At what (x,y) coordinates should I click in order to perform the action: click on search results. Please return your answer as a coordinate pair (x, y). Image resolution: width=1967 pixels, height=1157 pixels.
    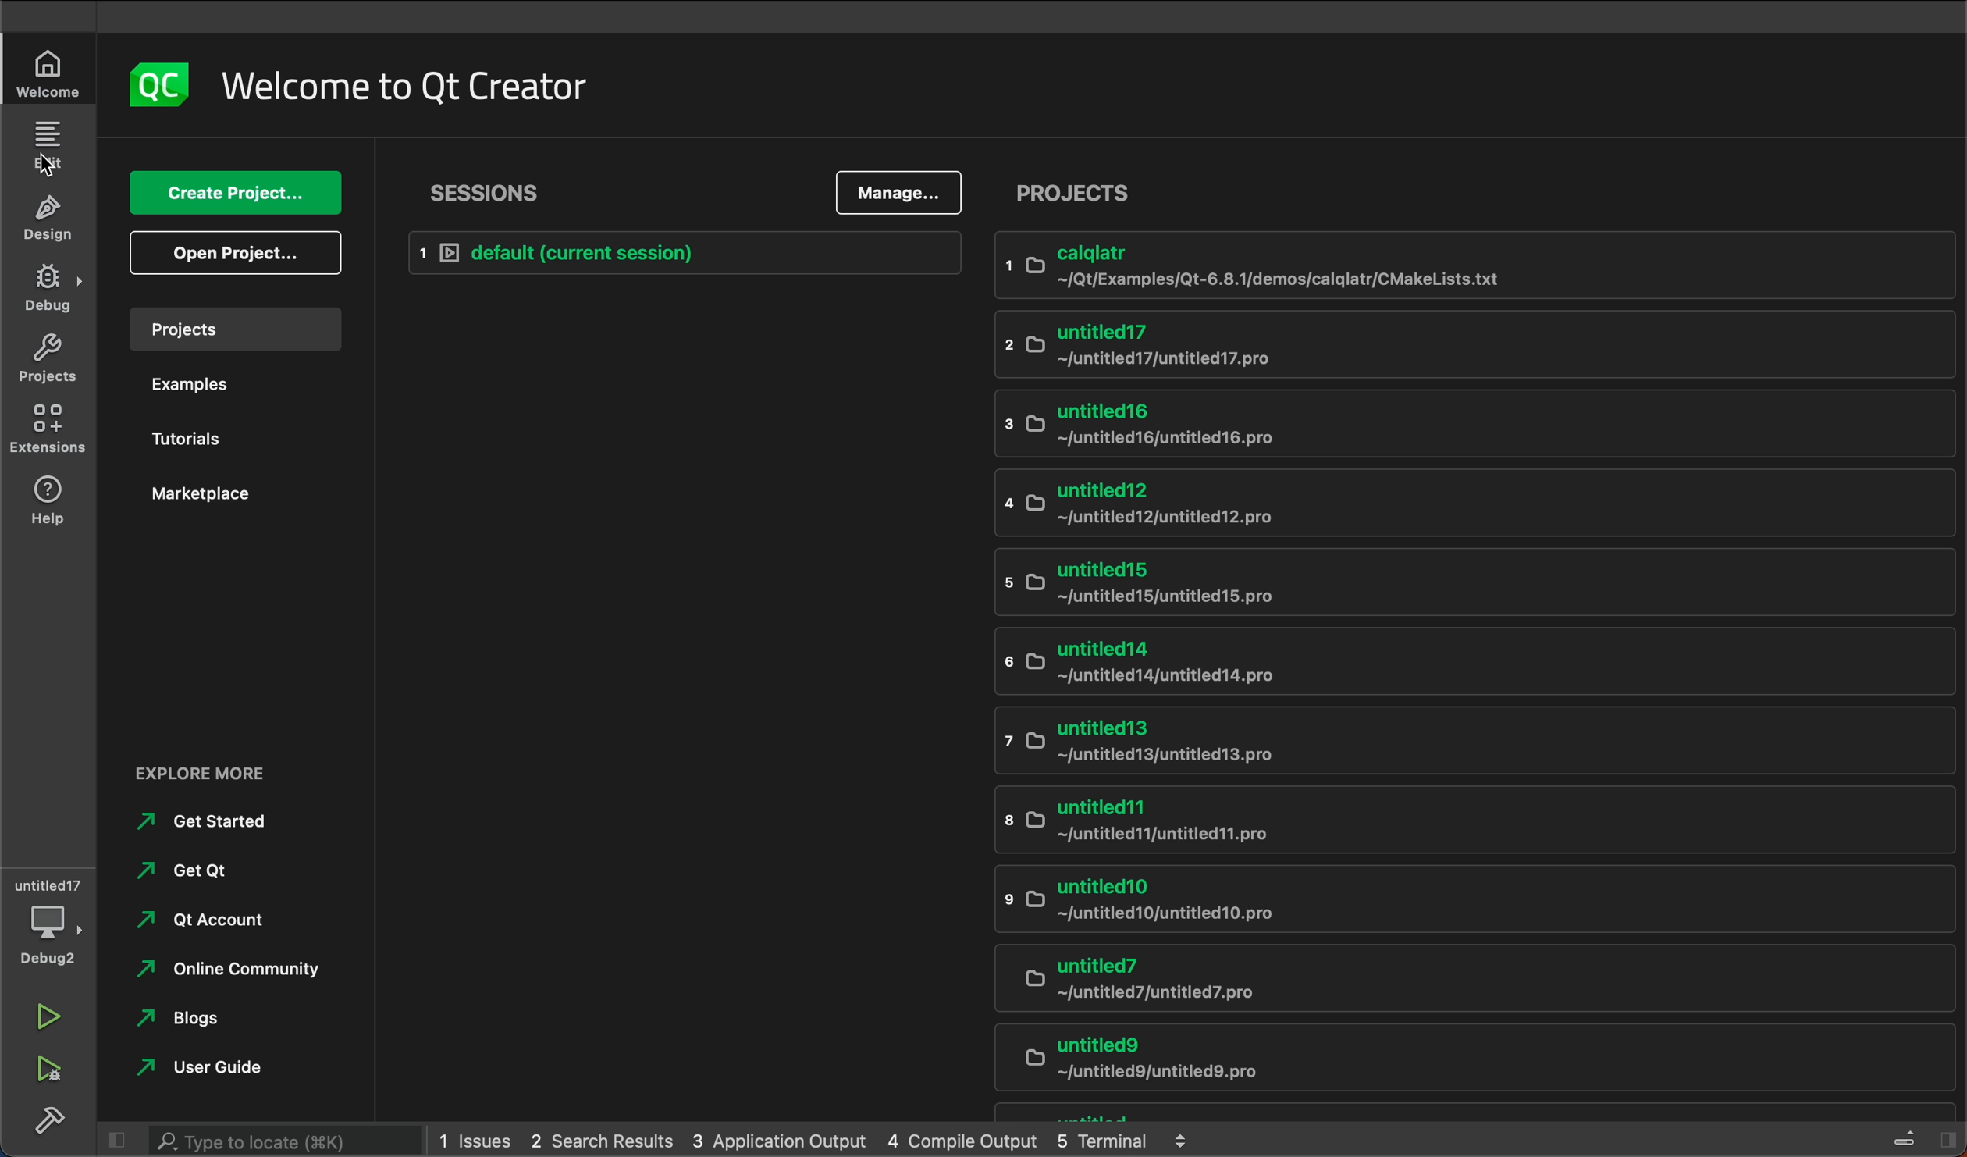
    Looking at the image, I should click on (601, 1141).